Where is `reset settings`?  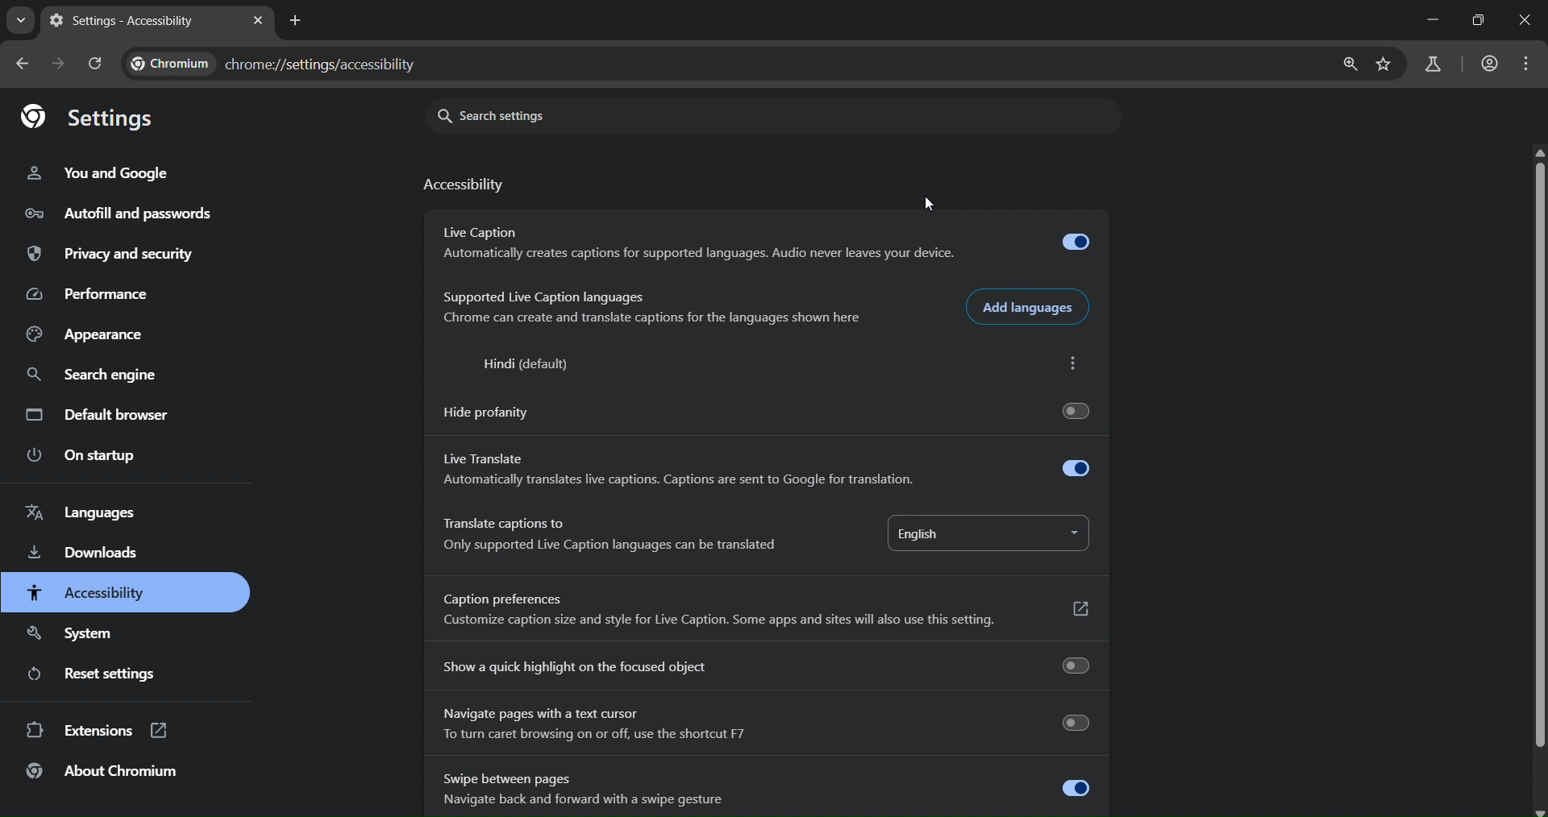 reset settings is located at coordinates (100, 676).